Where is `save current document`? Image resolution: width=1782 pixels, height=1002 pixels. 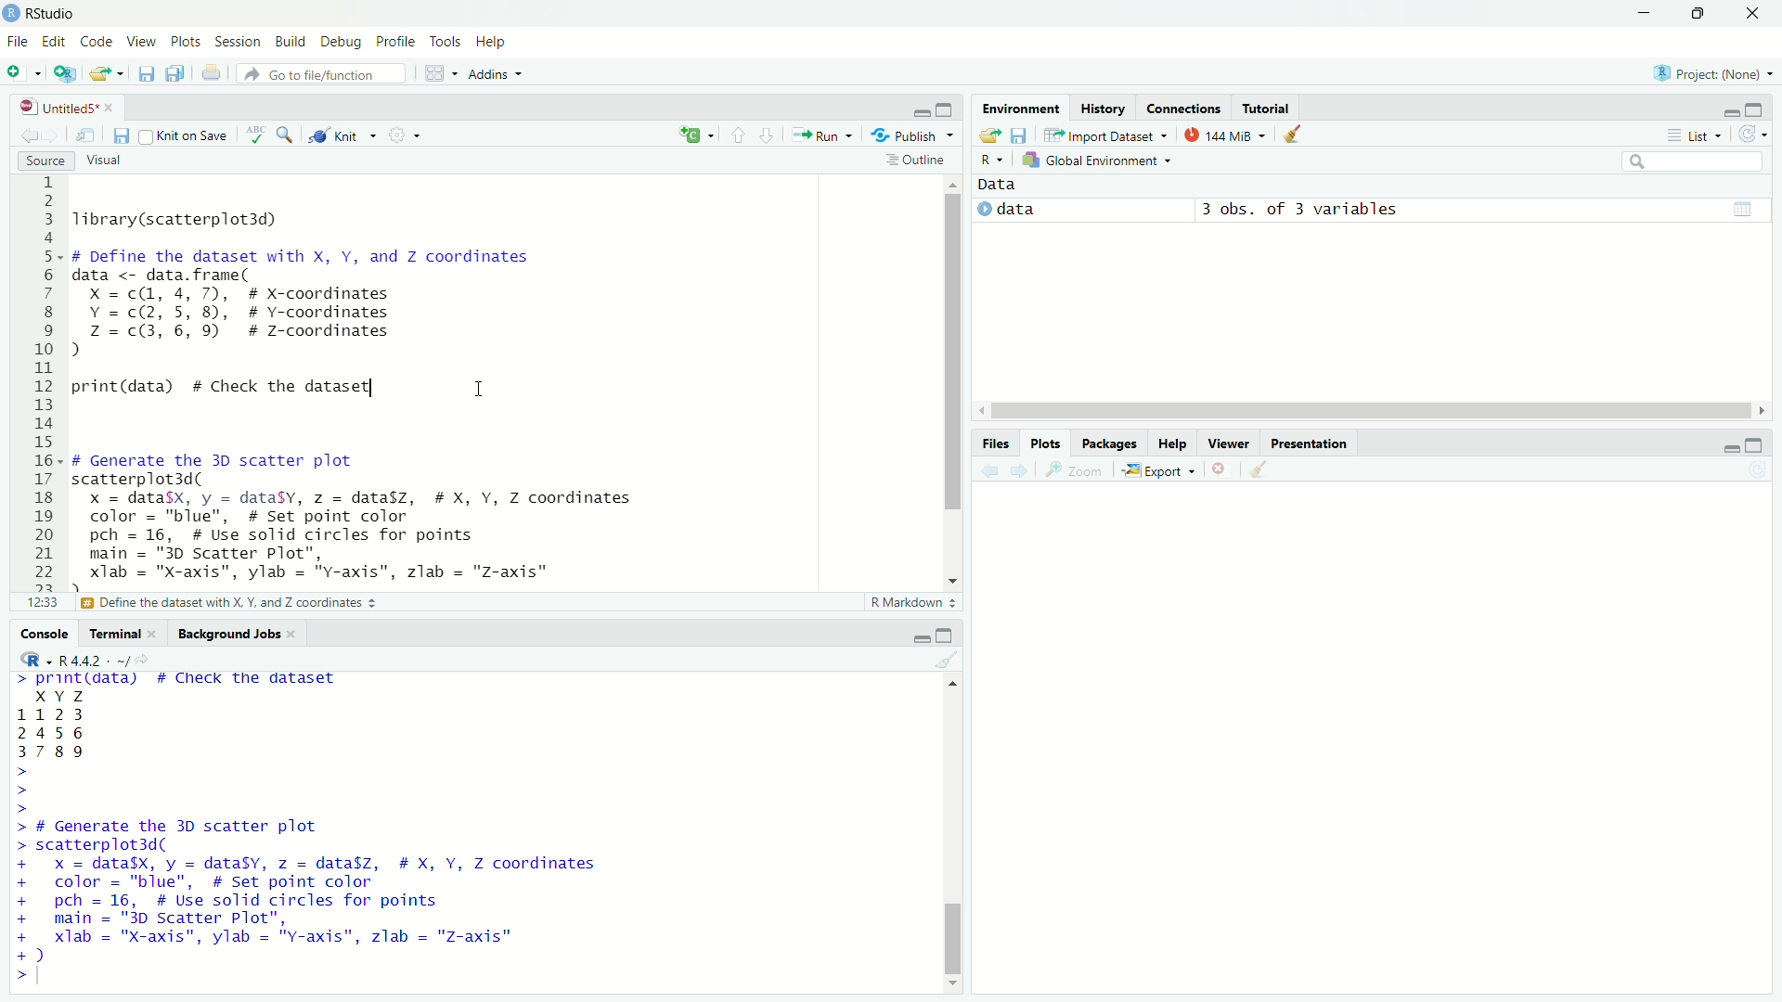 save current document is located at coordinates (119, 135).